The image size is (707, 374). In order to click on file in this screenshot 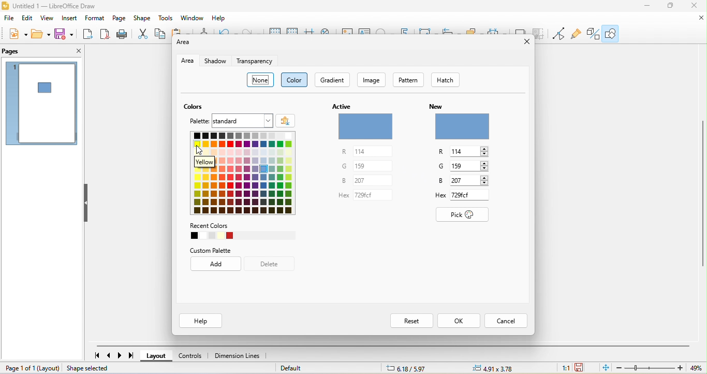, I will do `click(10, 19)`.